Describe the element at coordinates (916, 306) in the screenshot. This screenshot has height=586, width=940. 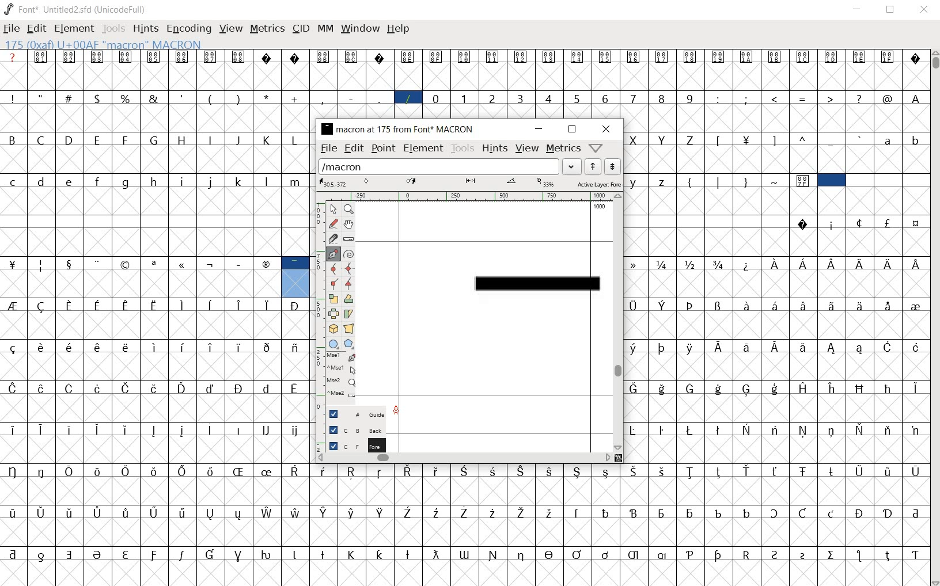
I see `Symbol` at that location.